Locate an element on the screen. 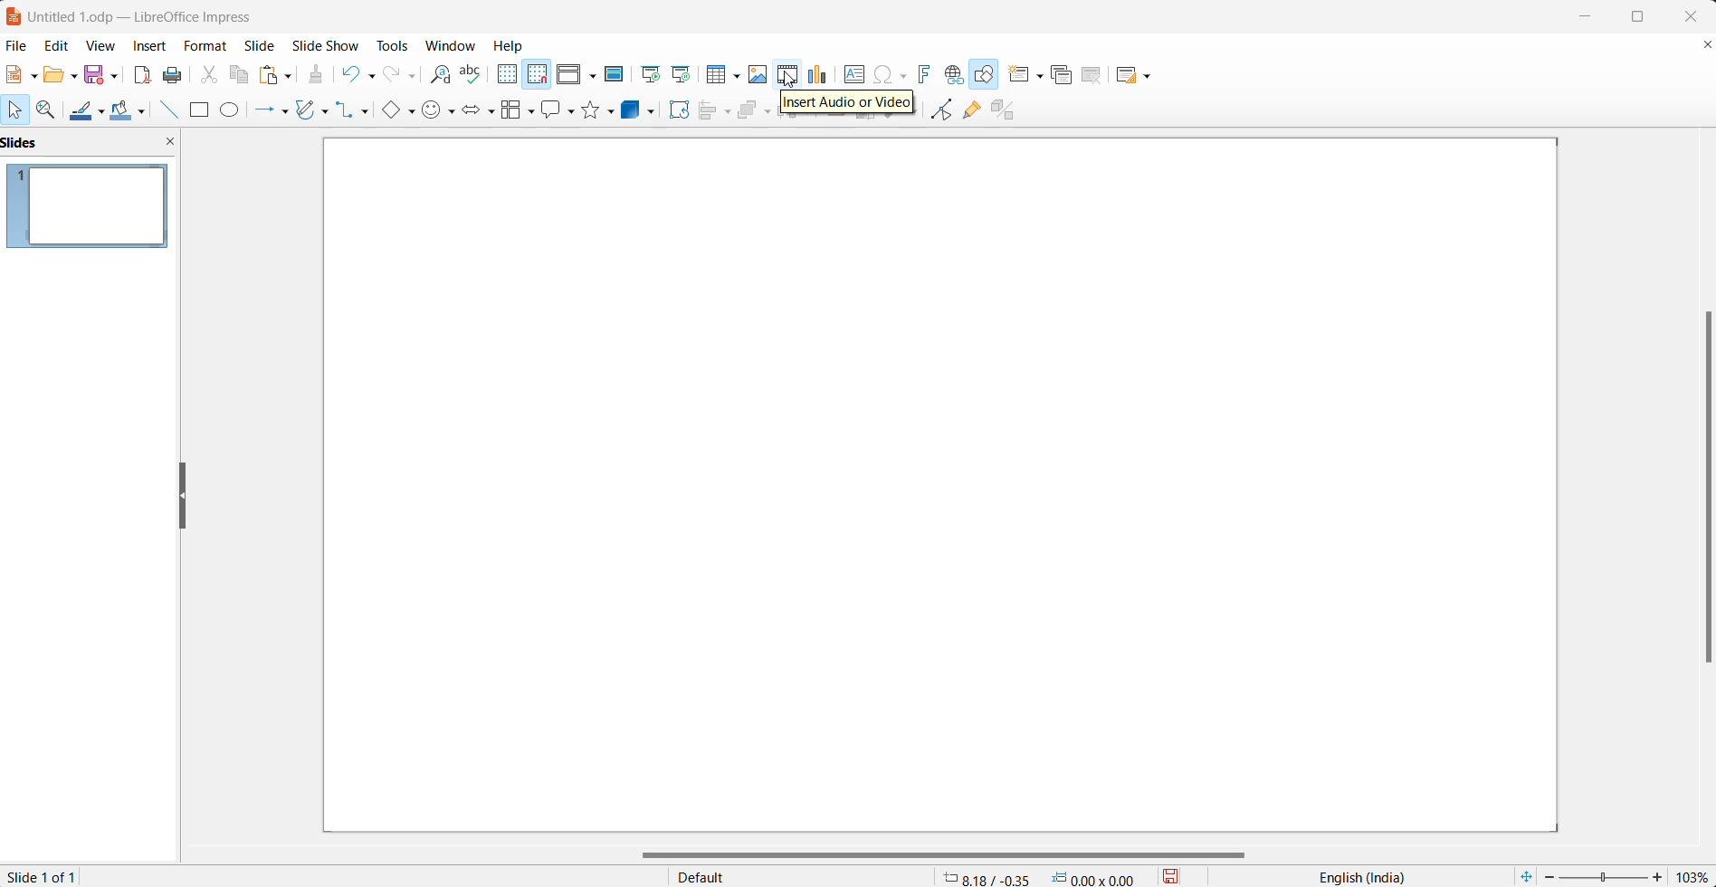 This screenshot has height=887, width=1716. slideshow is located at coordinates (325, 45).